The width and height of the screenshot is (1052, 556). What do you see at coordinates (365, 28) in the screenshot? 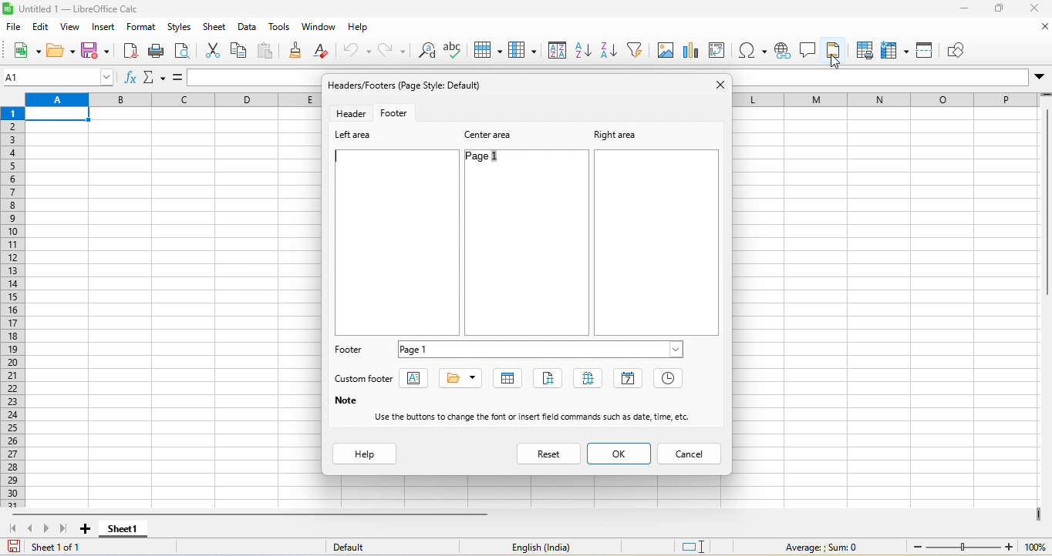
I see `help` at bounding box center [365, 28].